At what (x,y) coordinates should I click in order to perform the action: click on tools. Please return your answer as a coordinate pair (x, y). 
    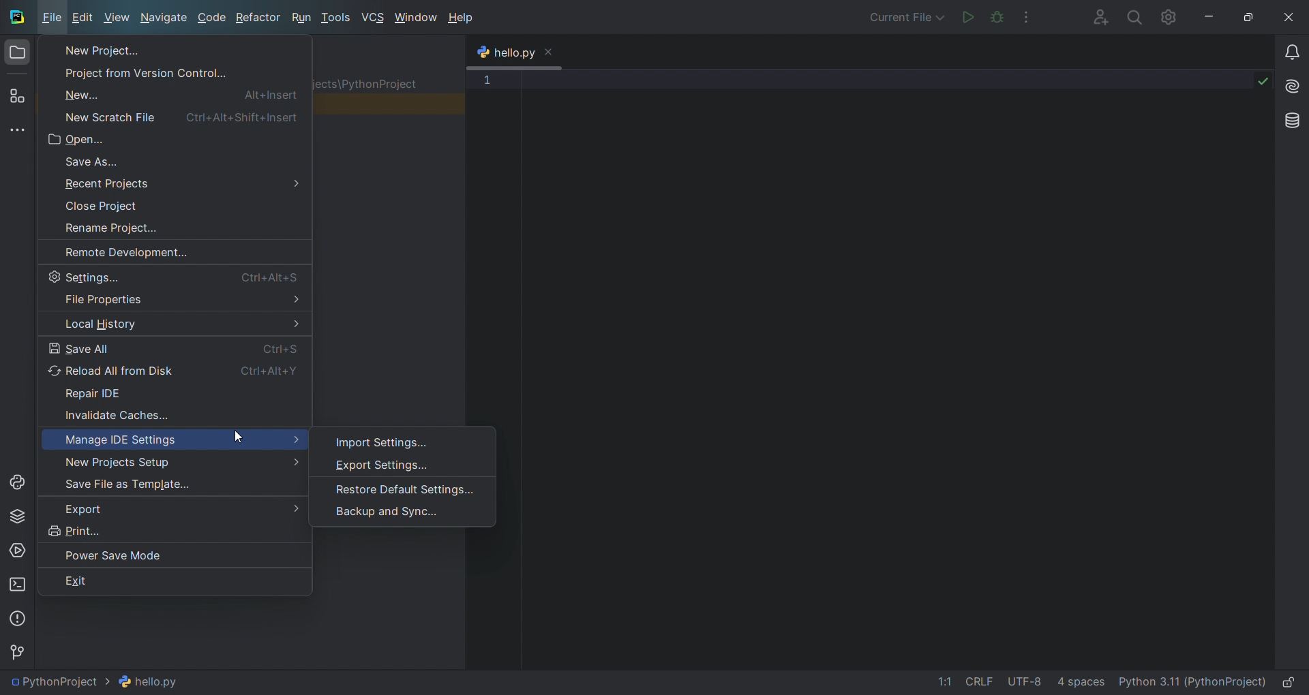
    Looking at the image, I should click on (337, 19).